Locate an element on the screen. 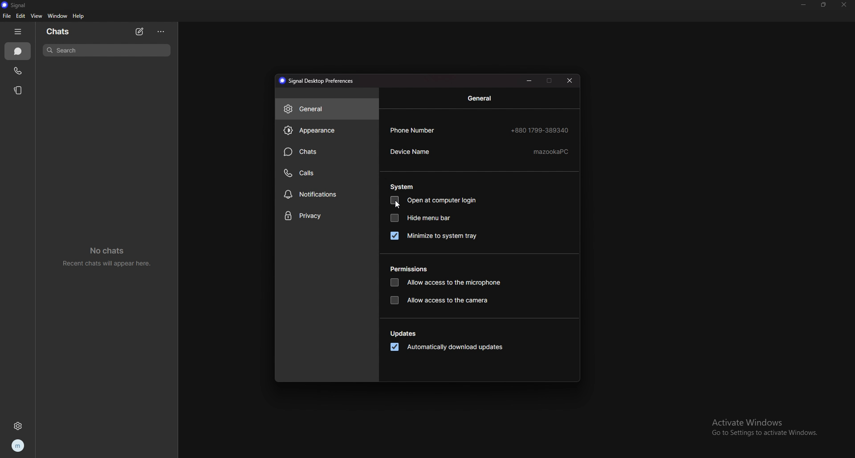  help is located at coordinates (78, 16).